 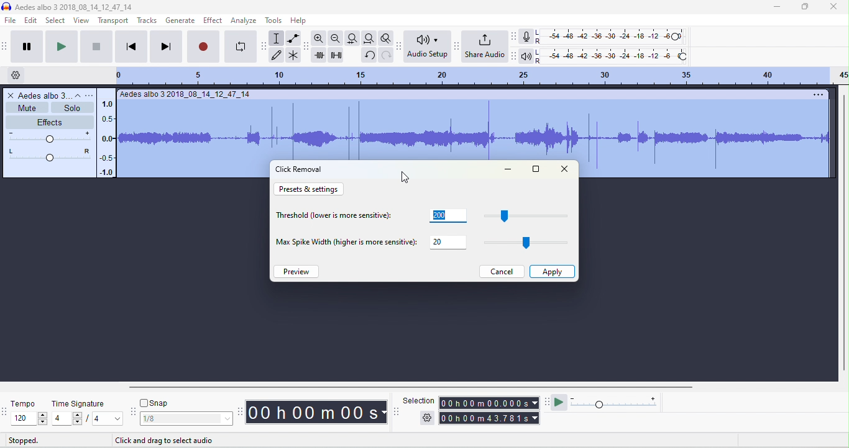 What do you see at coordinates (6, 411) in the screenshot?
I see `tempo toolbar` at bounding box center [6, 411].